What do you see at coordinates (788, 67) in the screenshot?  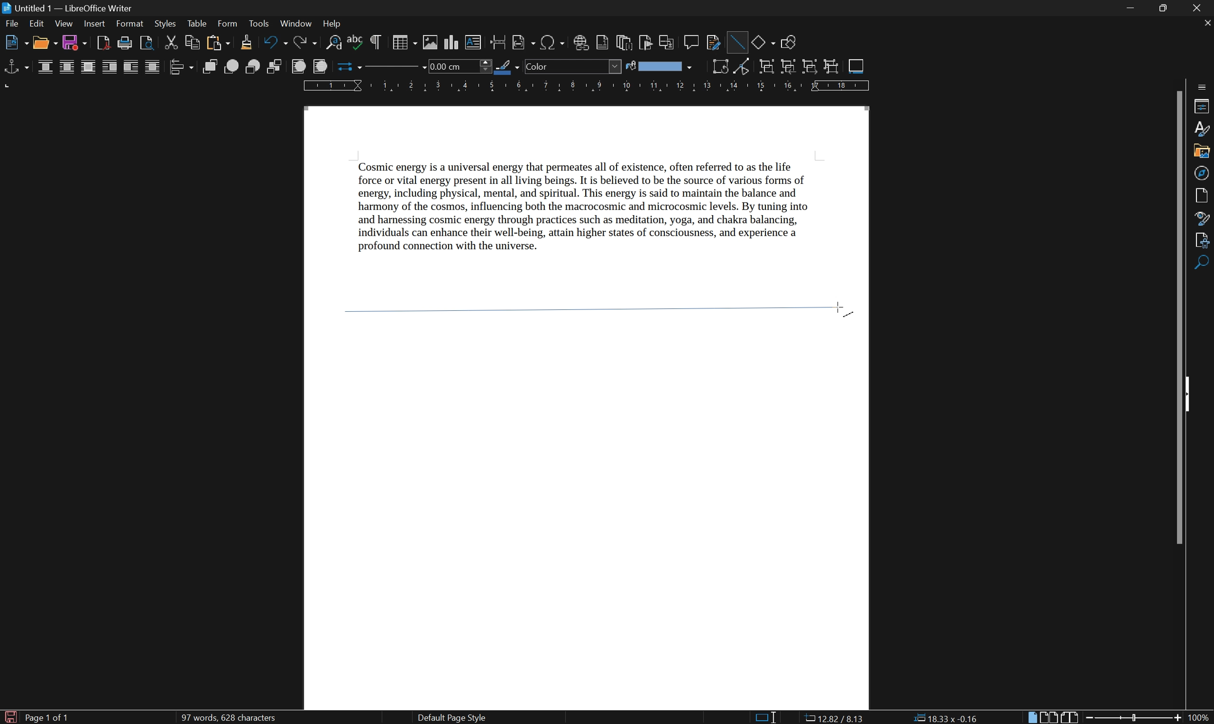 I see `enter group` at bounding box center [788, 67].